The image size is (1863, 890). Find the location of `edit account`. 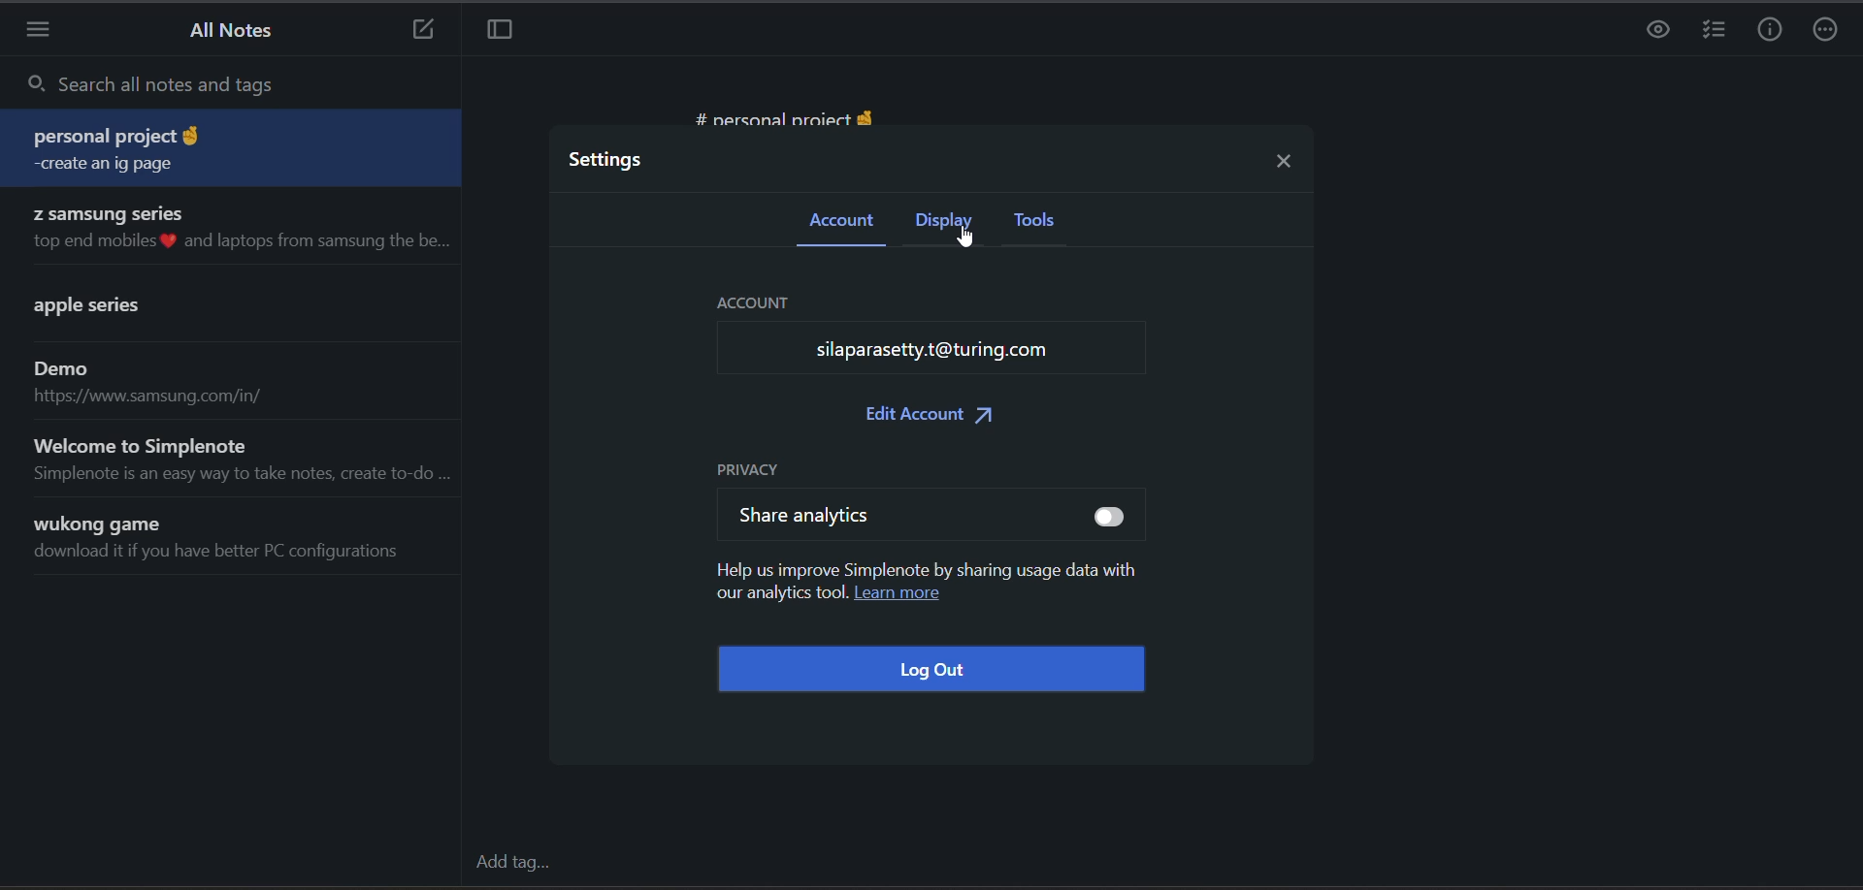

edit account is located at coordinates (927, 417).